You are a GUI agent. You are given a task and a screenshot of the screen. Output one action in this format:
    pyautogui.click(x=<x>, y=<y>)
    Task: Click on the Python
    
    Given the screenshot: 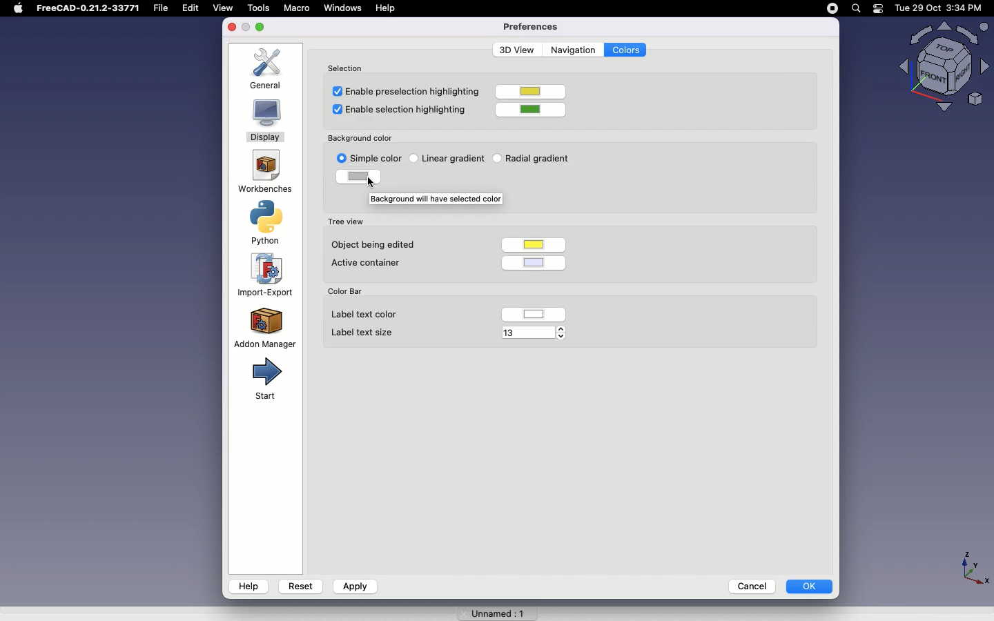 What is the action you would take?
    pyautogui.click(x=269, y=223)
    